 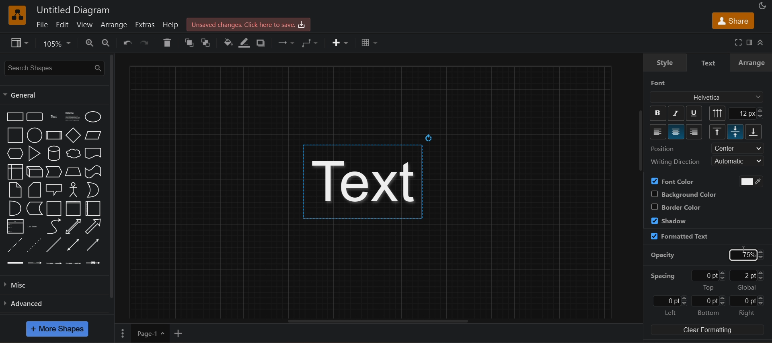 I want to click on spacing, so click(x=662, y=276).